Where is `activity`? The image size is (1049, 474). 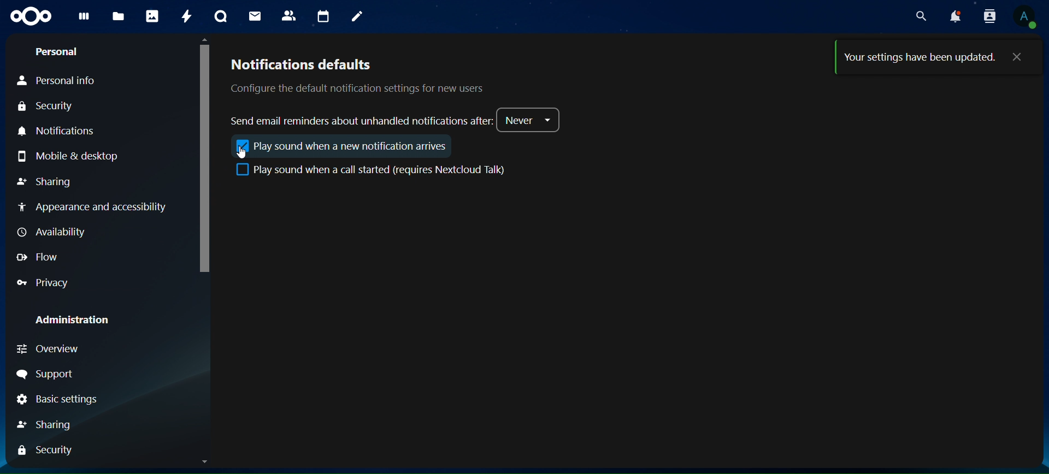
activity is located at coordinates (184, 16).